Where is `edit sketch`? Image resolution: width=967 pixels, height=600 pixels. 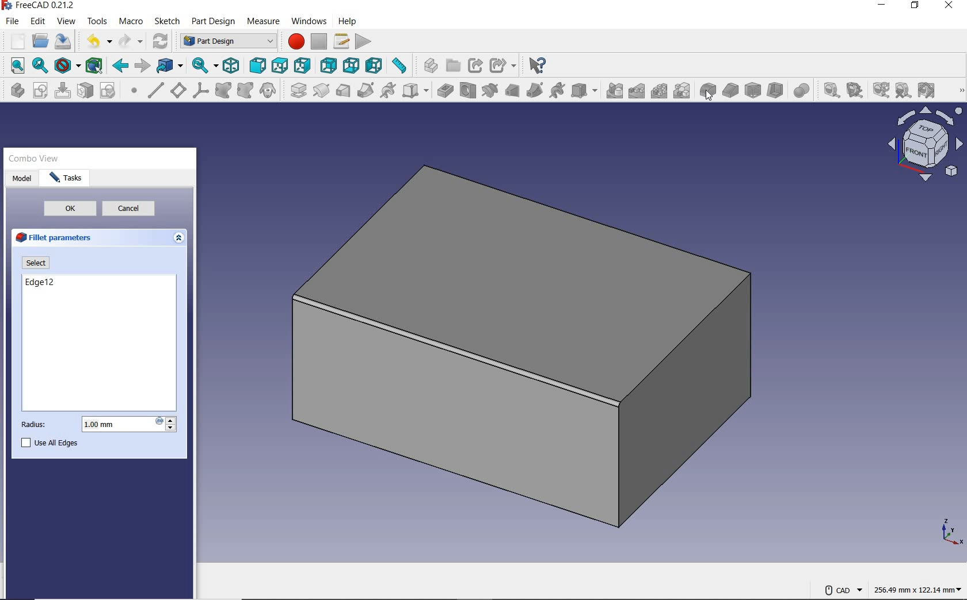
edit sketch is located at coordinates (62, 90).